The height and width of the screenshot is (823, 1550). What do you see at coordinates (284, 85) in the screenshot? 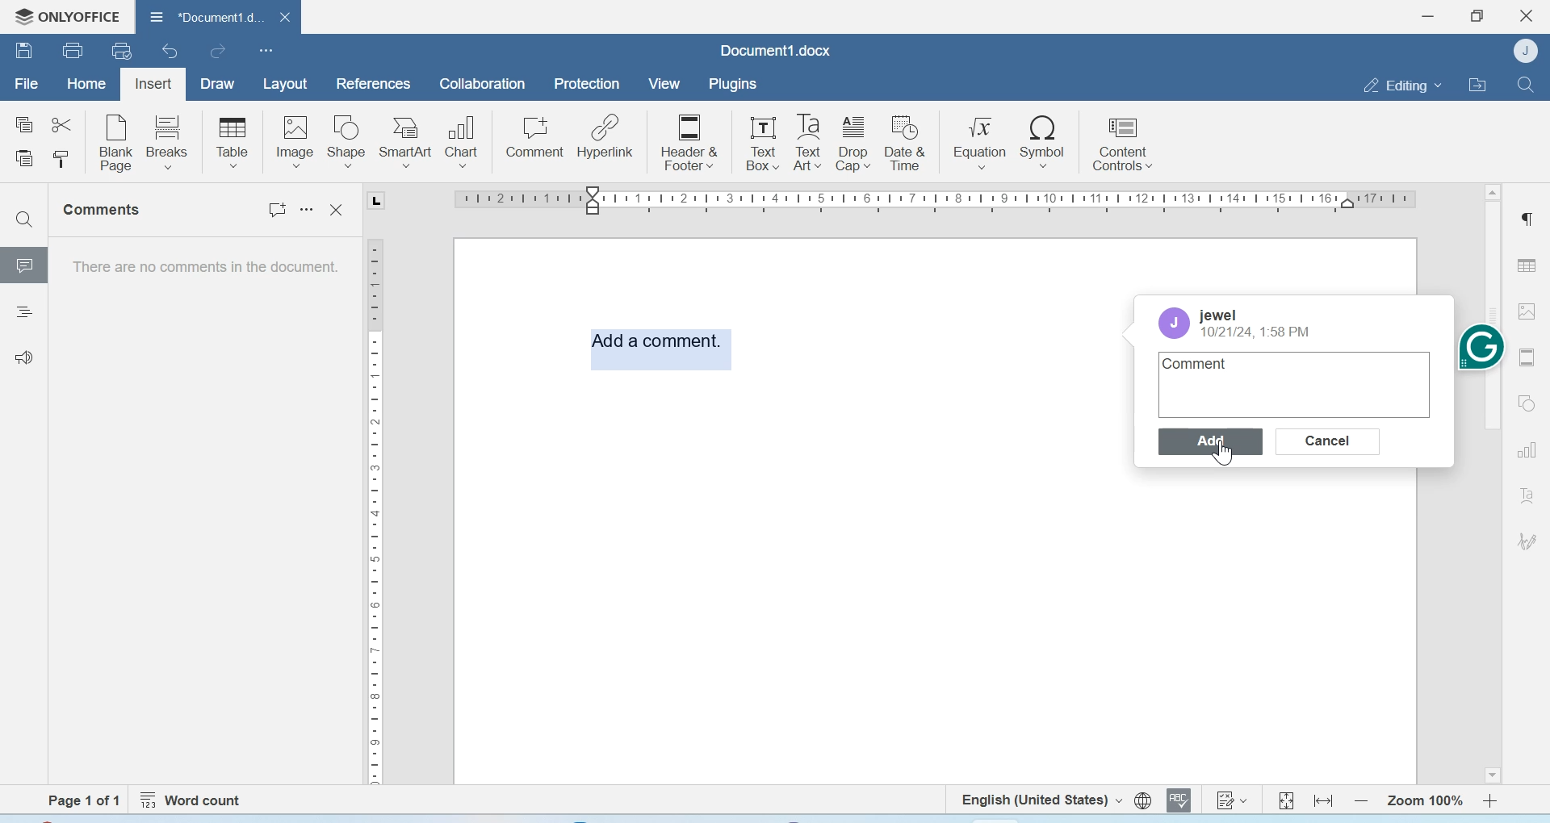
I see `Layout` at bounding box center [284, 85].